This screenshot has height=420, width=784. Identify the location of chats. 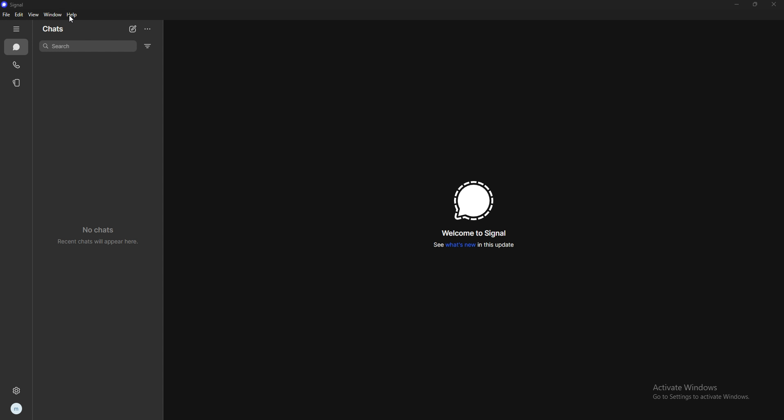
(16, 47).